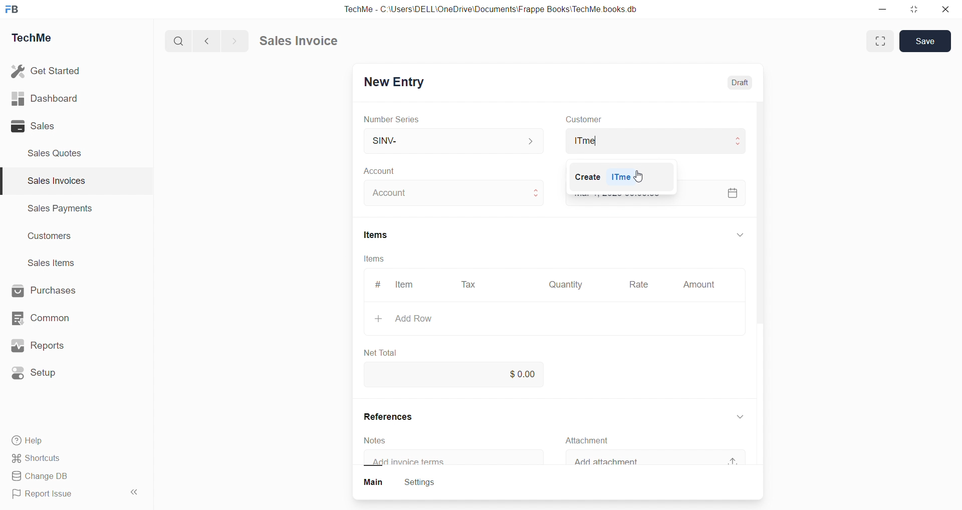  Describe the element at coordinates (55, 238) in the screenshot. I see `Customers` at that location.